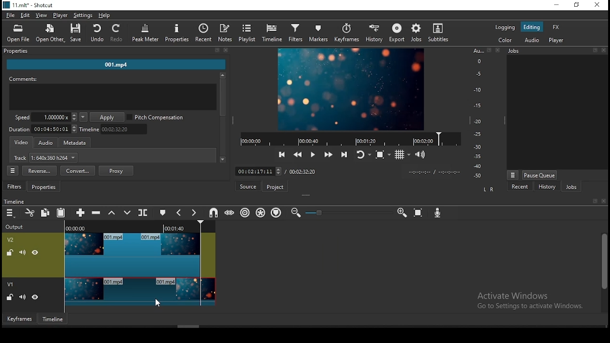 The width and height of the screenshot is (610, 343). I want to click on skip to previous point, so click(282, 153).